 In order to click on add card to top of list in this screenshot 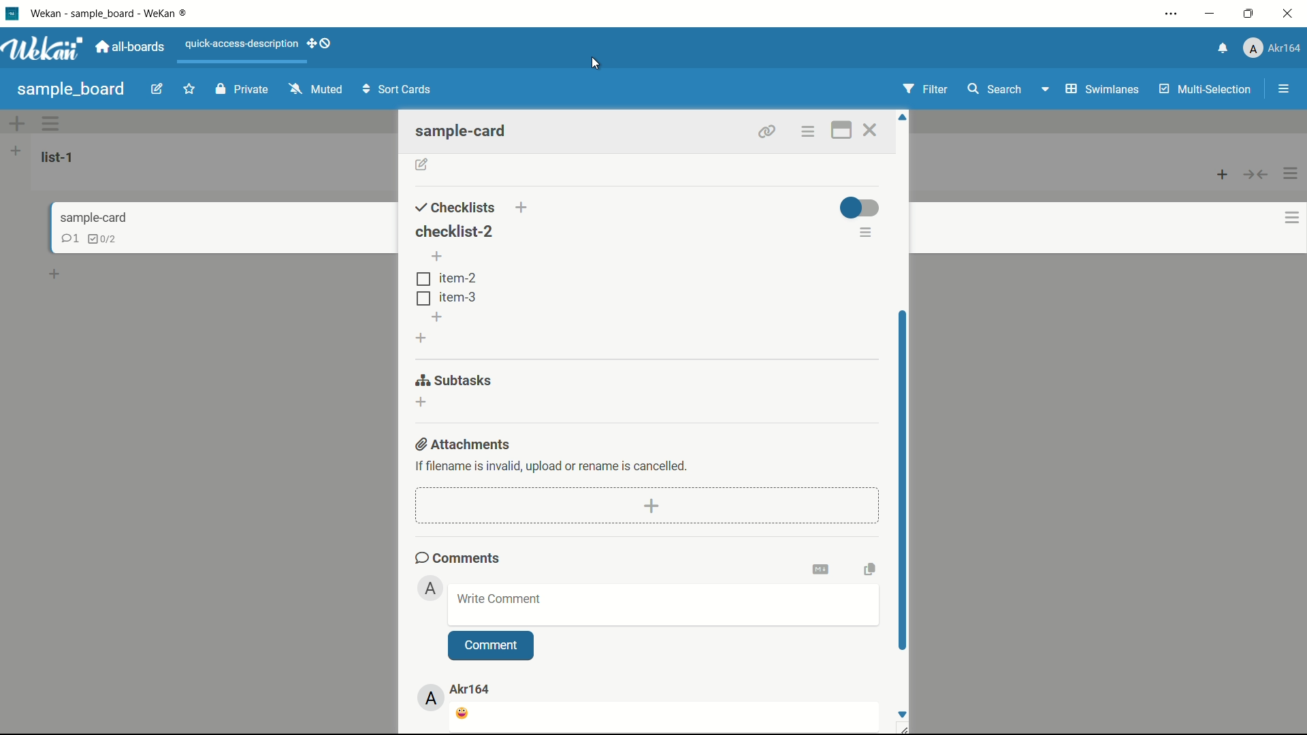, I will do `click(1223, 176)`.